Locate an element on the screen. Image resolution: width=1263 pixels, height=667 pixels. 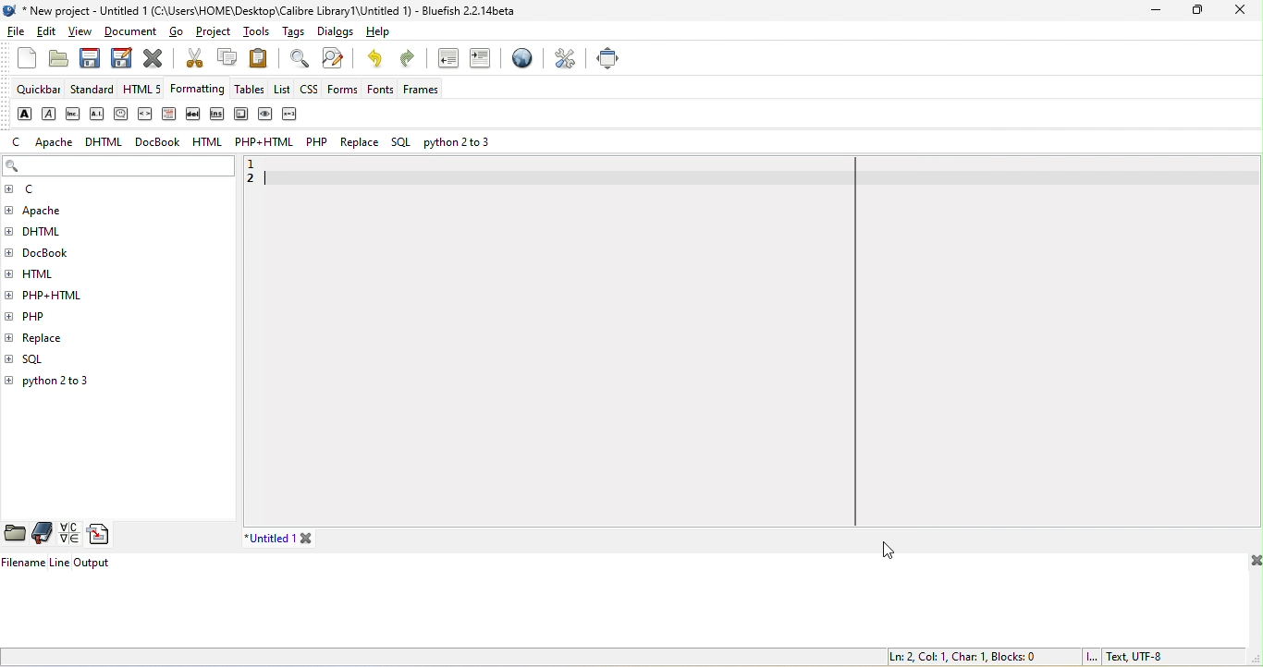
browser is located at coordinates (520, 62).